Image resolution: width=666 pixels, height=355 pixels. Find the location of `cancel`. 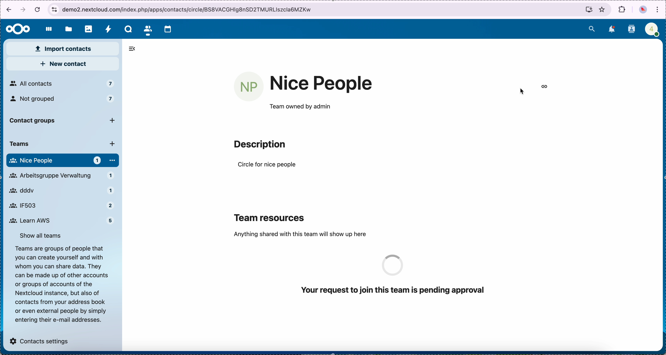

cancel is located at coordinates (37, 10).